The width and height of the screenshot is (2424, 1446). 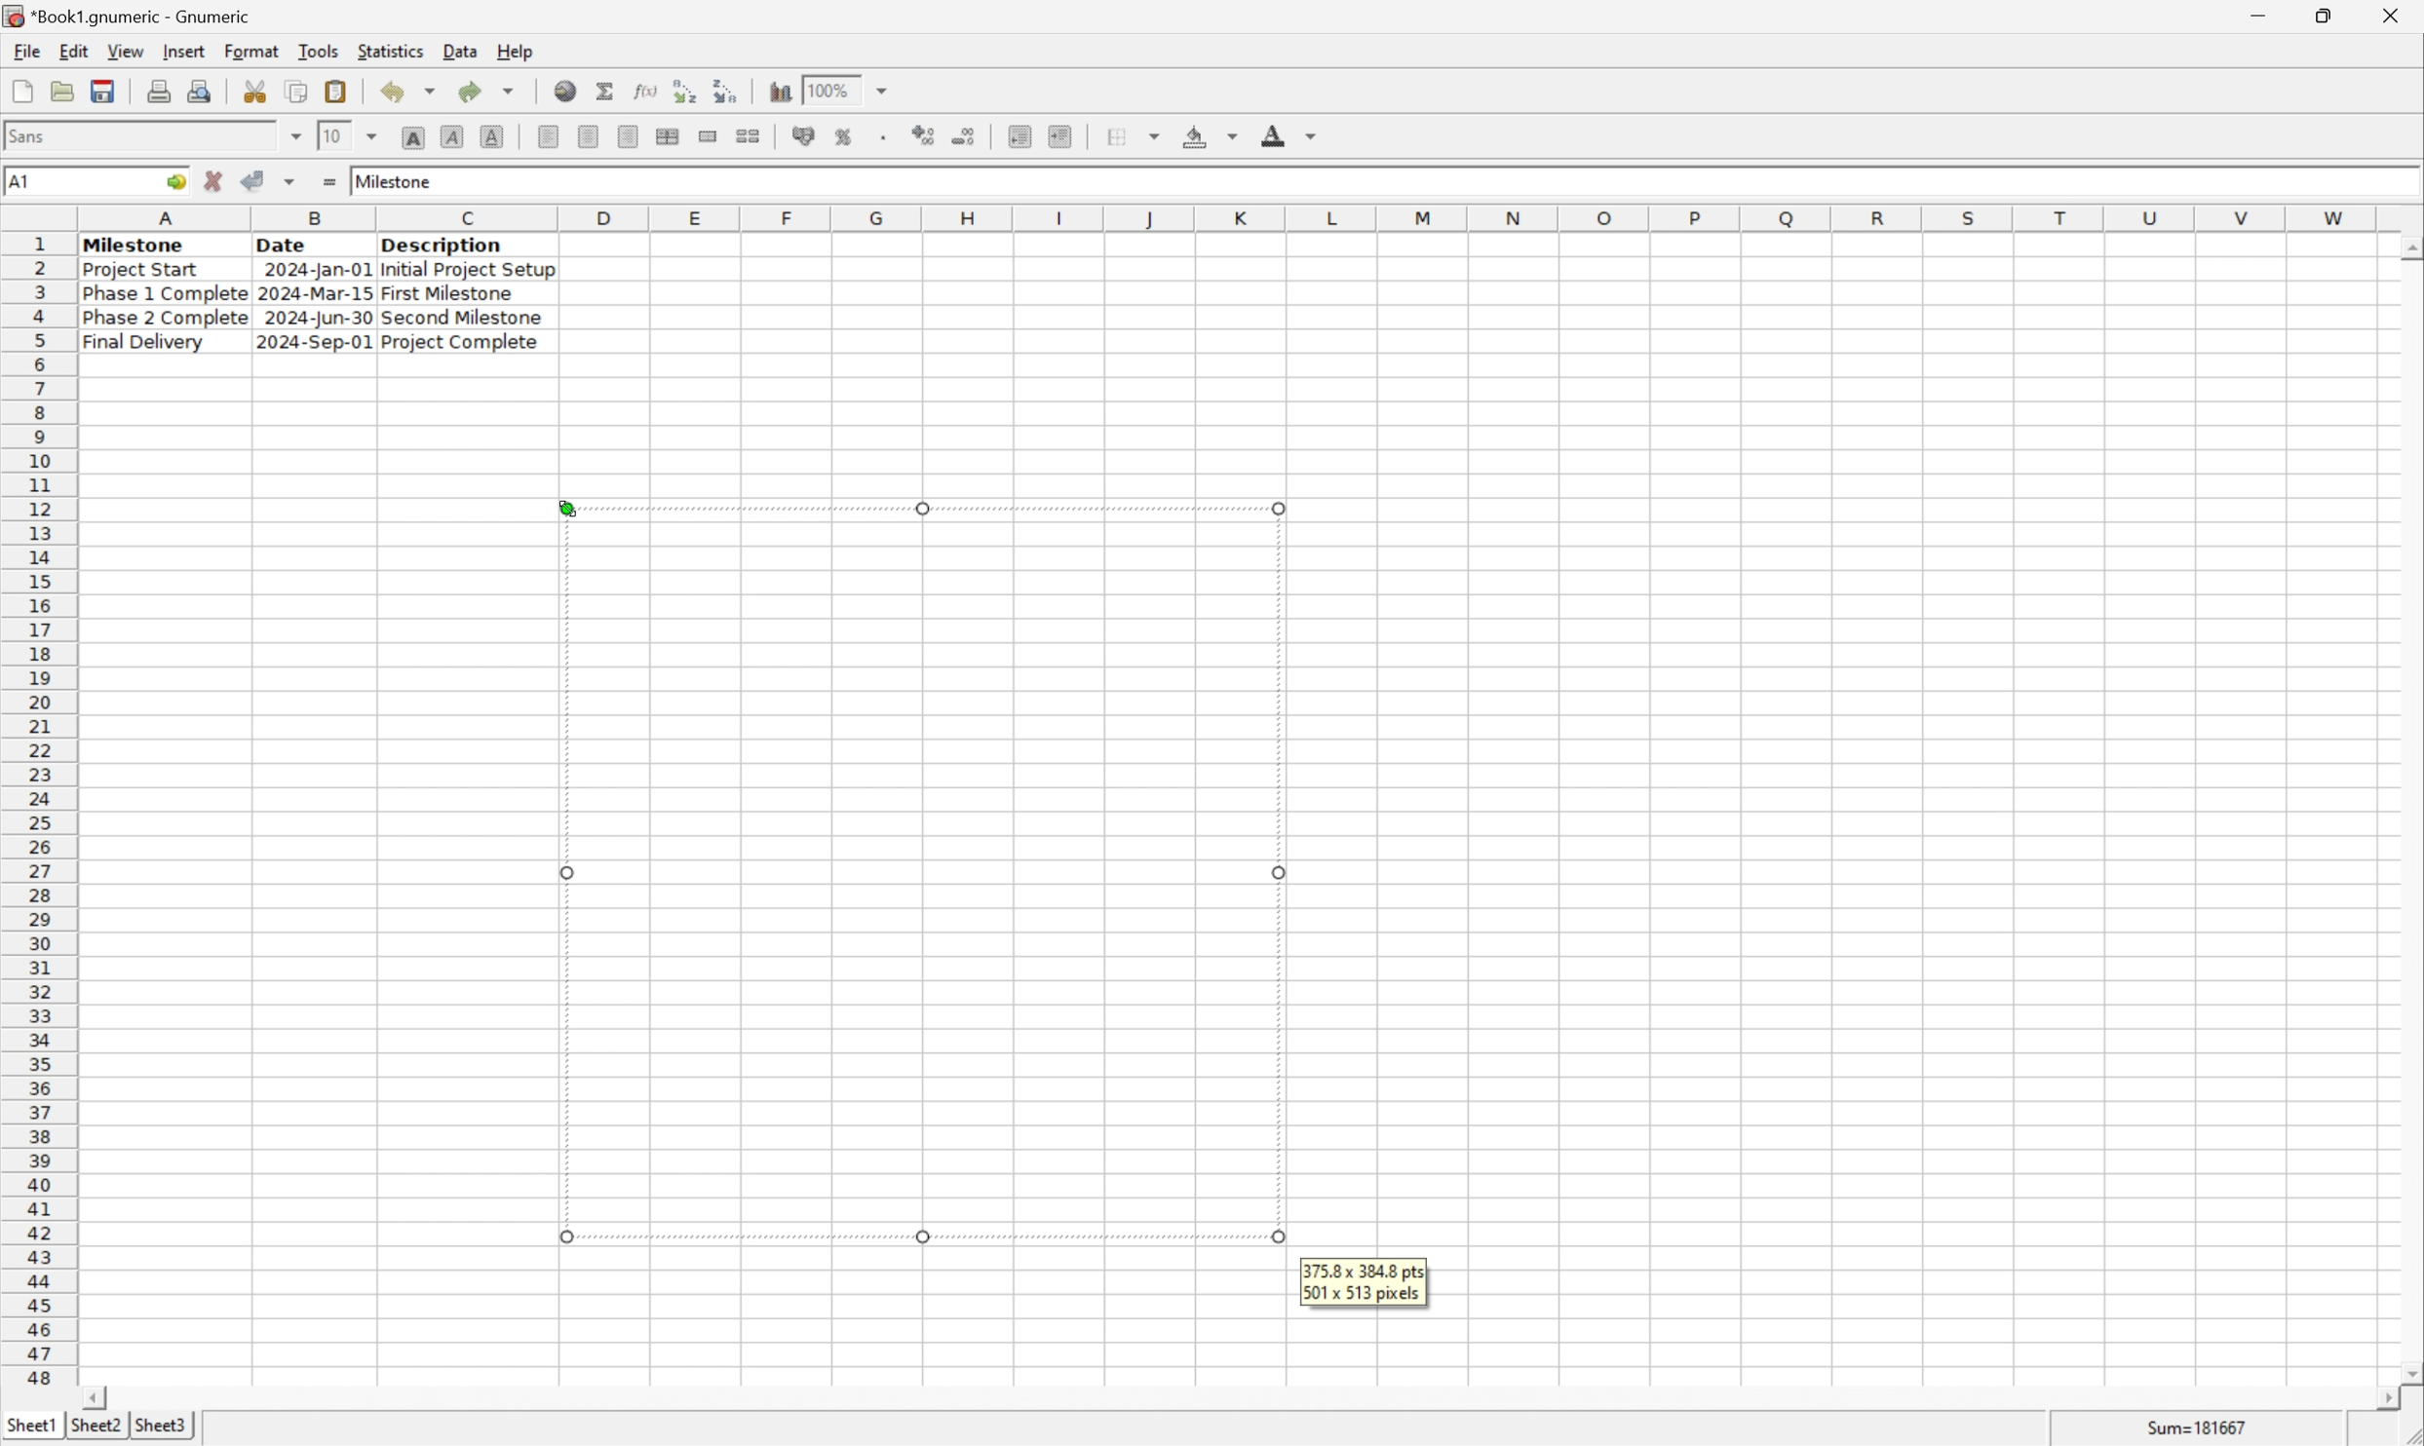 I want to click on restore down, so click(x=2330, y=16).